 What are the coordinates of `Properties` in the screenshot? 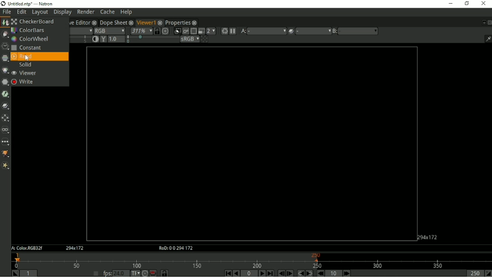 It's located at (178, 23).